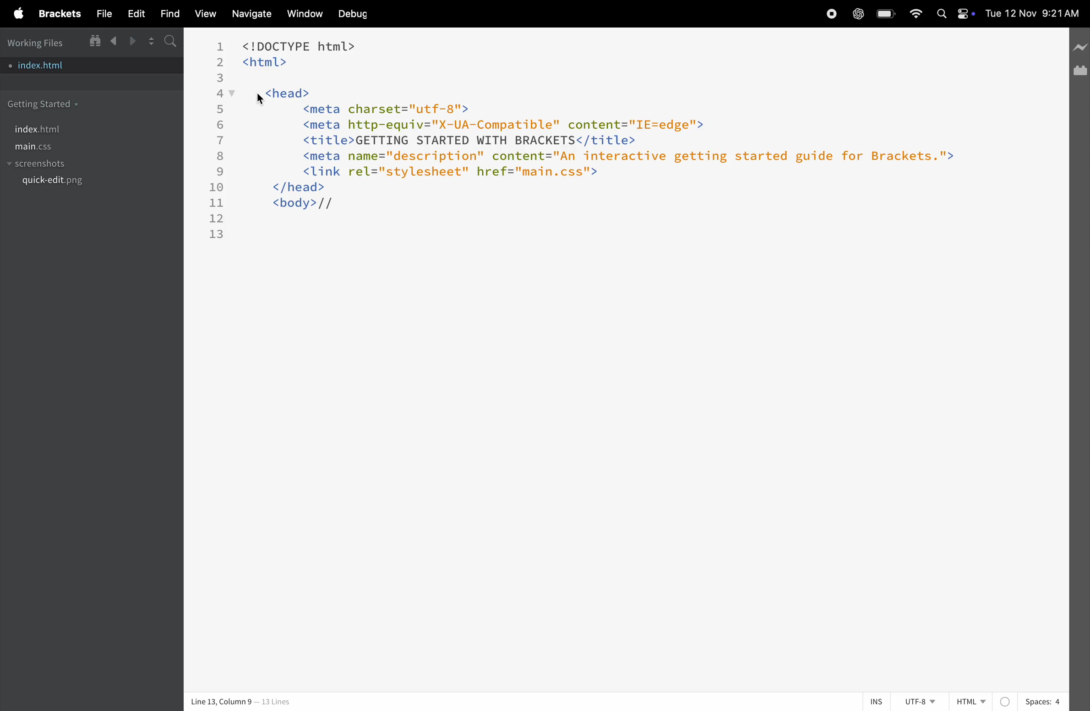 The height and width of the screenshot is (711, 1090). I want to click on backward, so click(114, 42).